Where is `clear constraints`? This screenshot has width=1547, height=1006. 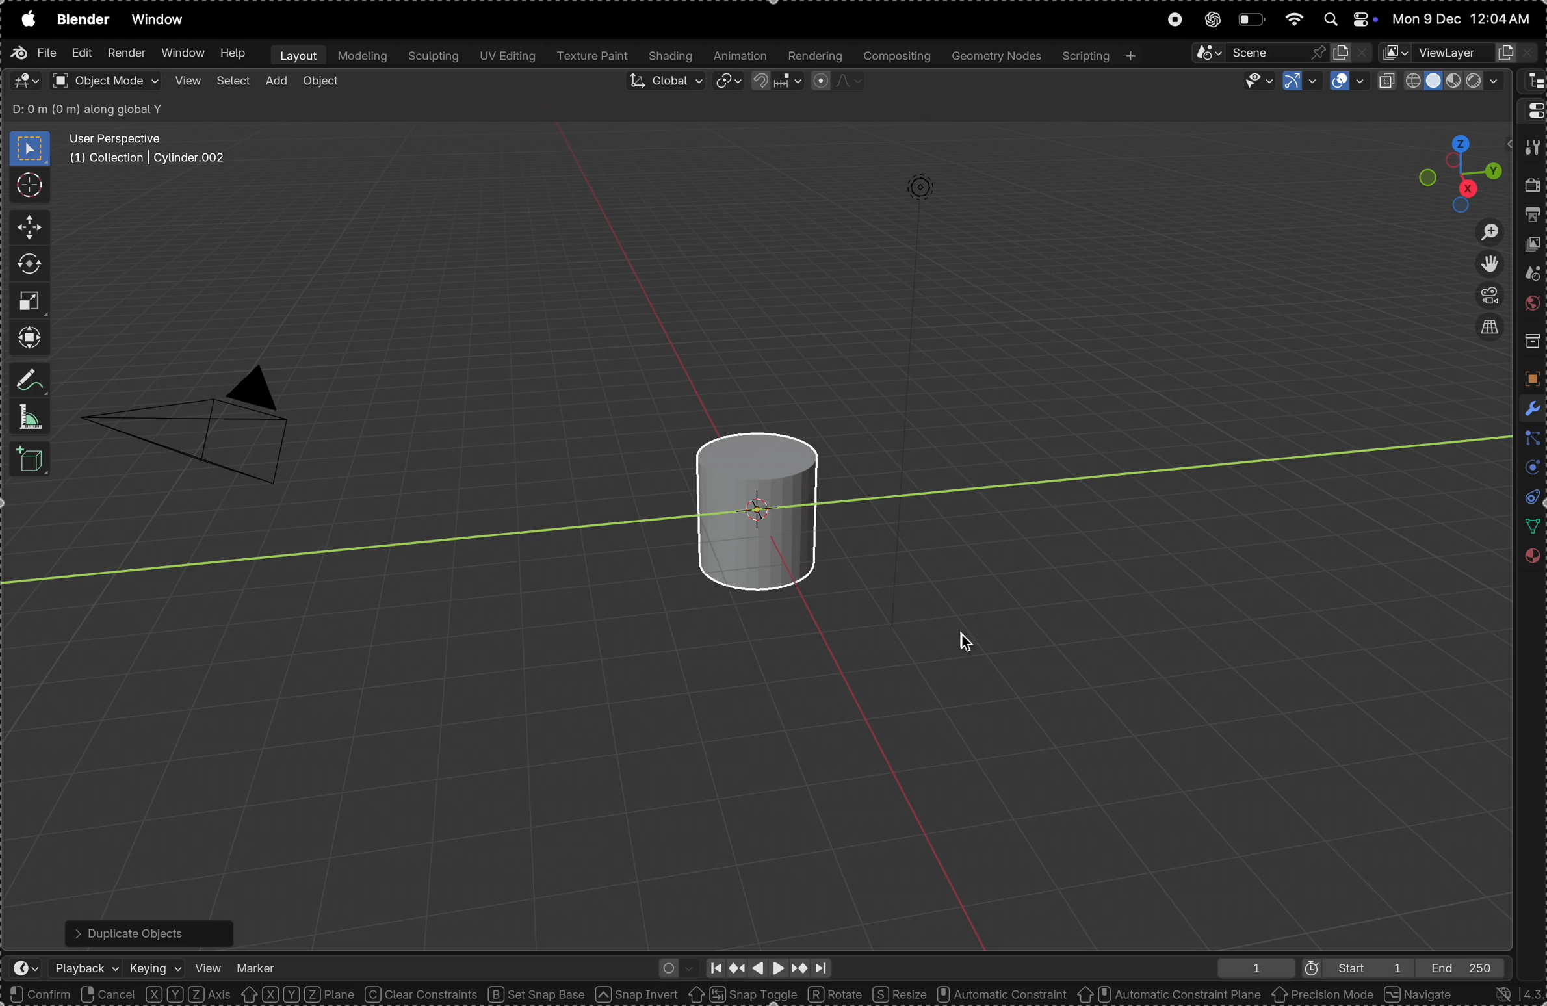 clear constraints is located at coordinates (422, 995).